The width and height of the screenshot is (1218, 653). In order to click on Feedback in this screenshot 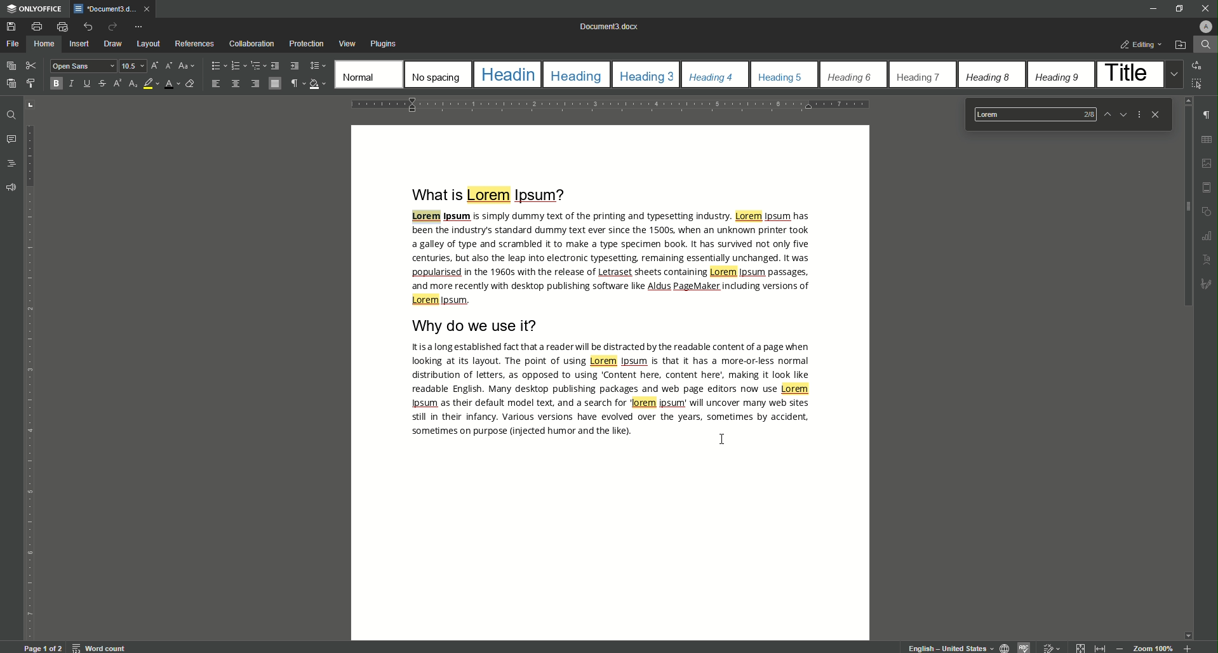, I will do `click(14, 186)`.